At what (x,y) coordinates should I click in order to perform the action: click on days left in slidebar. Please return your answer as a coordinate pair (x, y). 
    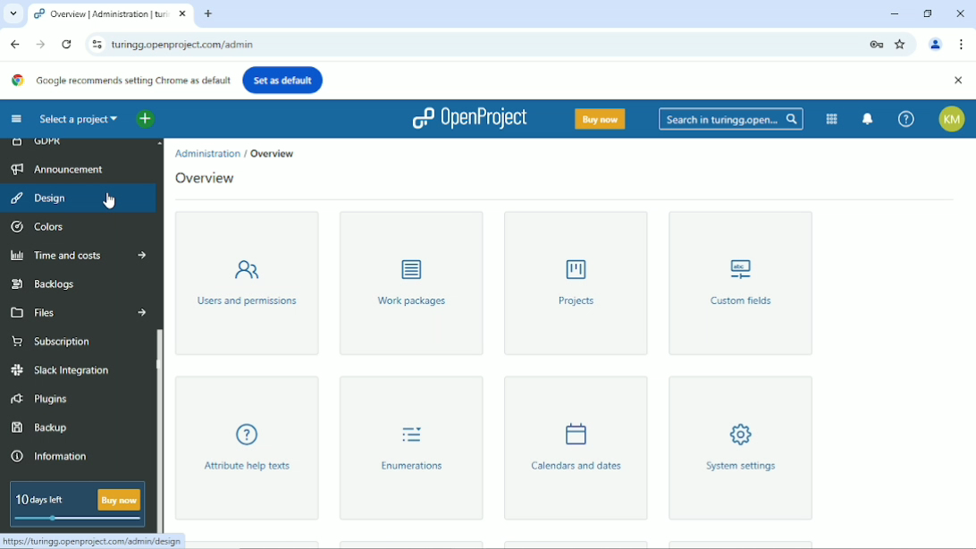
    Looking at the image, I should click on (78, 519).